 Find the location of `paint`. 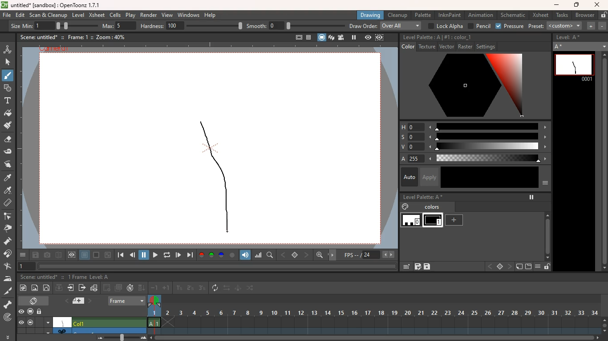

paint is located at coordinates (8, 178).